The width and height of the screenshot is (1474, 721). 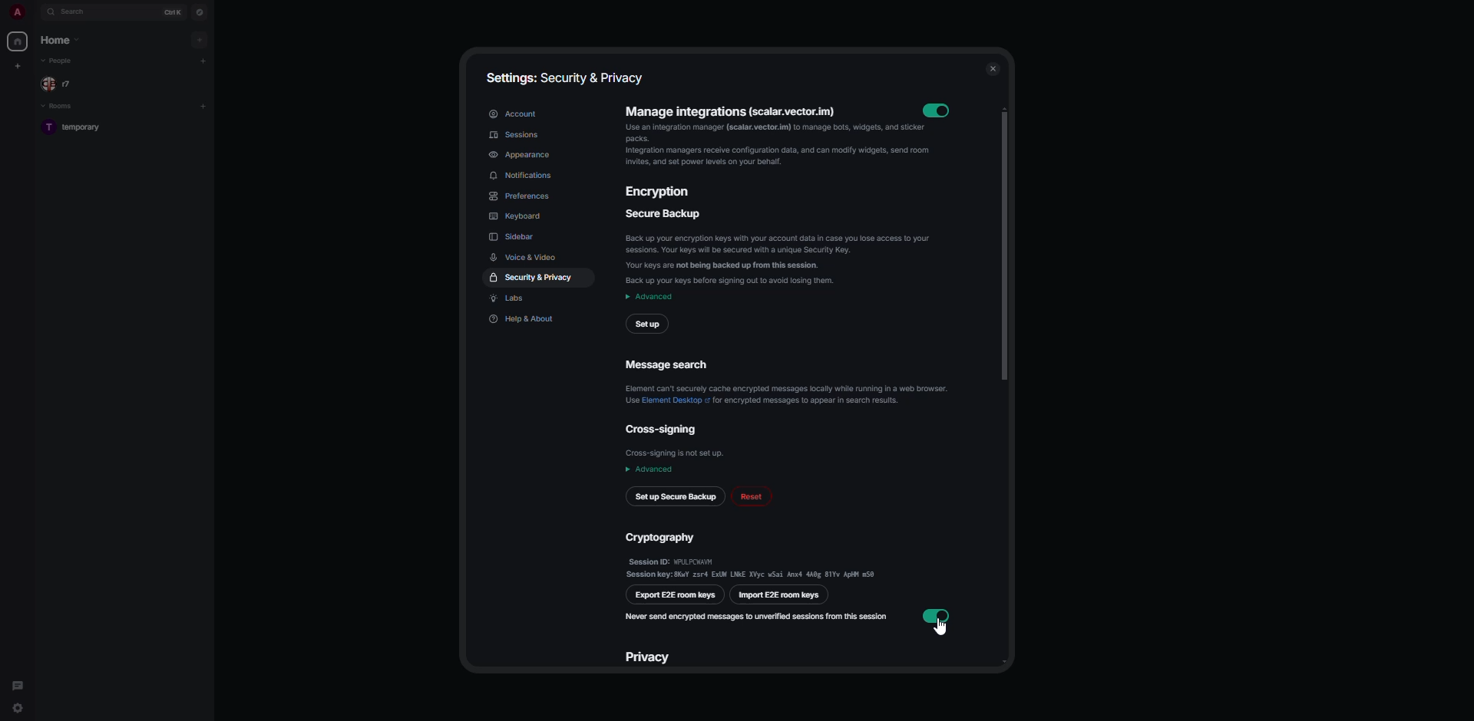 What do you see at coordinates (17, 709) in the screenshot?
I see `quick settings` at bounding box center [17, 709].